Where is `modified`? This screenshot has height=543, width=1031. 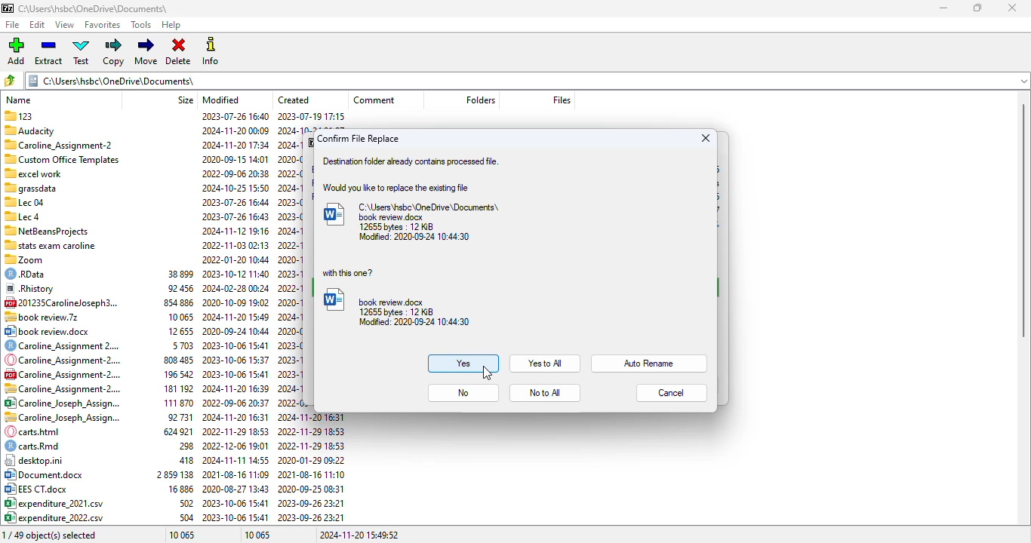 modified is located at coordinates (220, 100).